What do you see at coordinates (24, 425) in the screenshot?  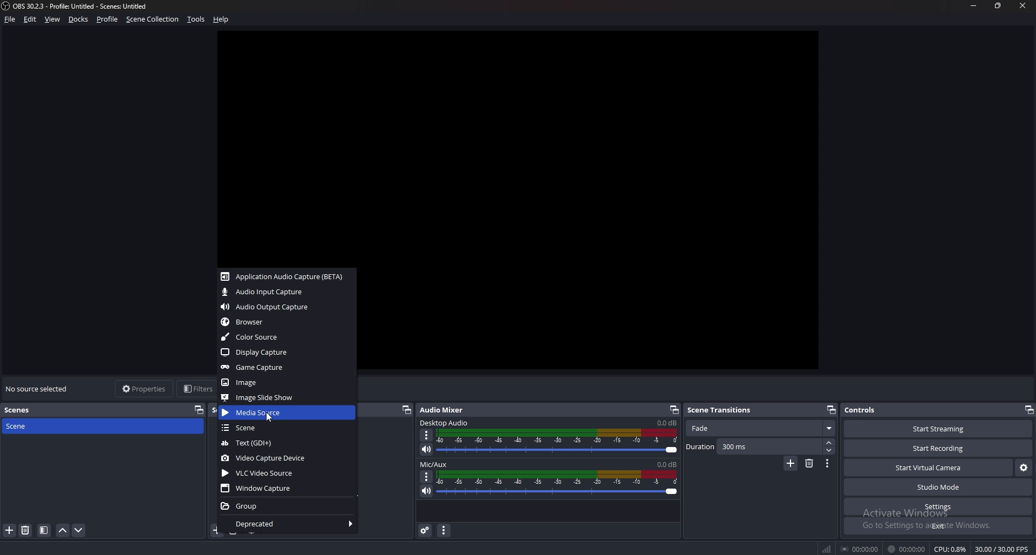 I see ` Scene scene` at bounding box center [24, 425].